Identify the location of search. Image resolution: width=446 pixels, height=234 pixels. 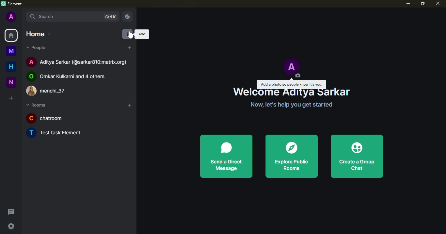
(47, 17).